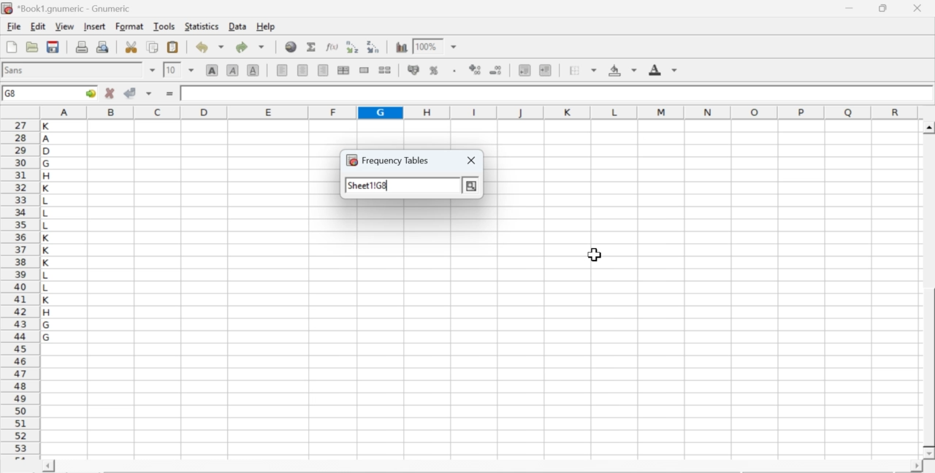 The image size is (935, 473). I want to click on foreground, so click(663, 69).